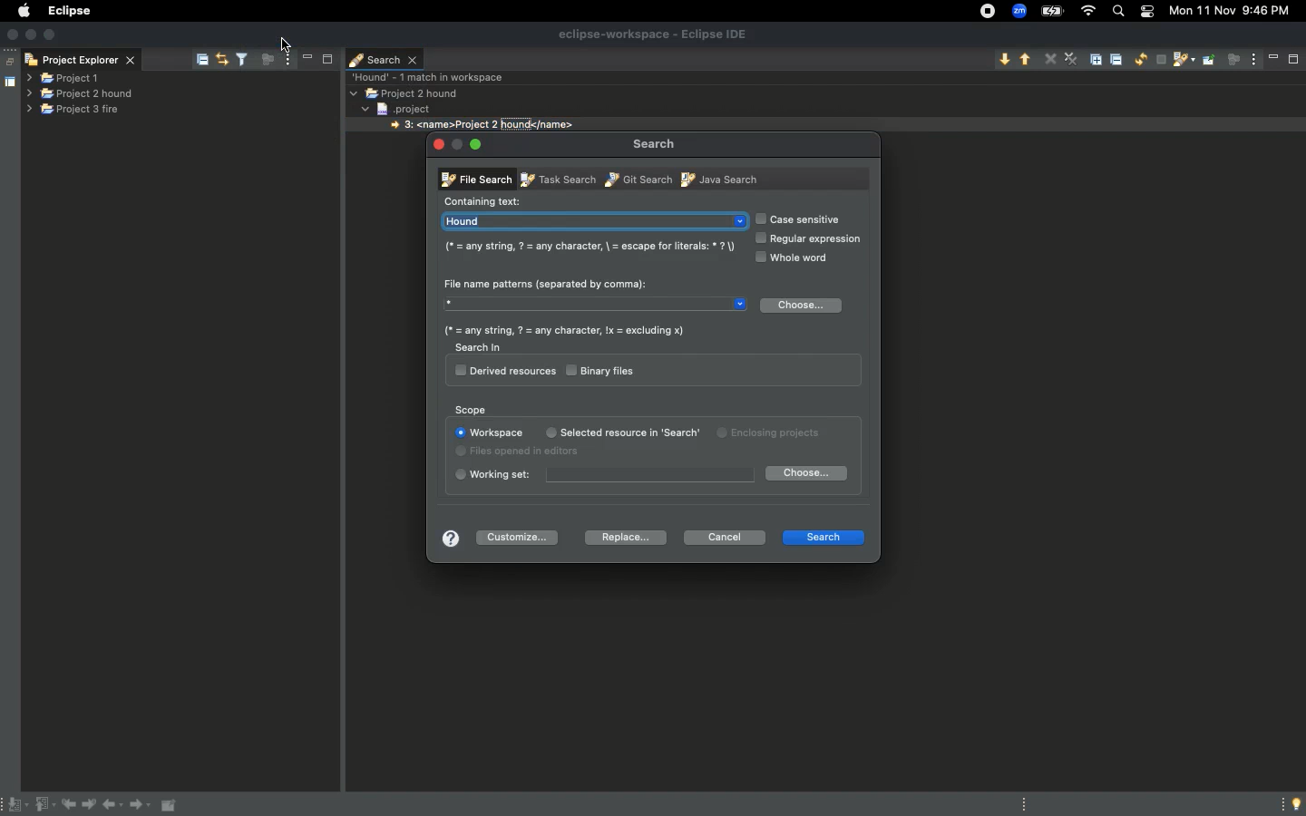 The width and height of the screenshot is (1306, 816). Describe the element at coordinates (486, 199) in the screenshot. I see `Containing text` at that location.